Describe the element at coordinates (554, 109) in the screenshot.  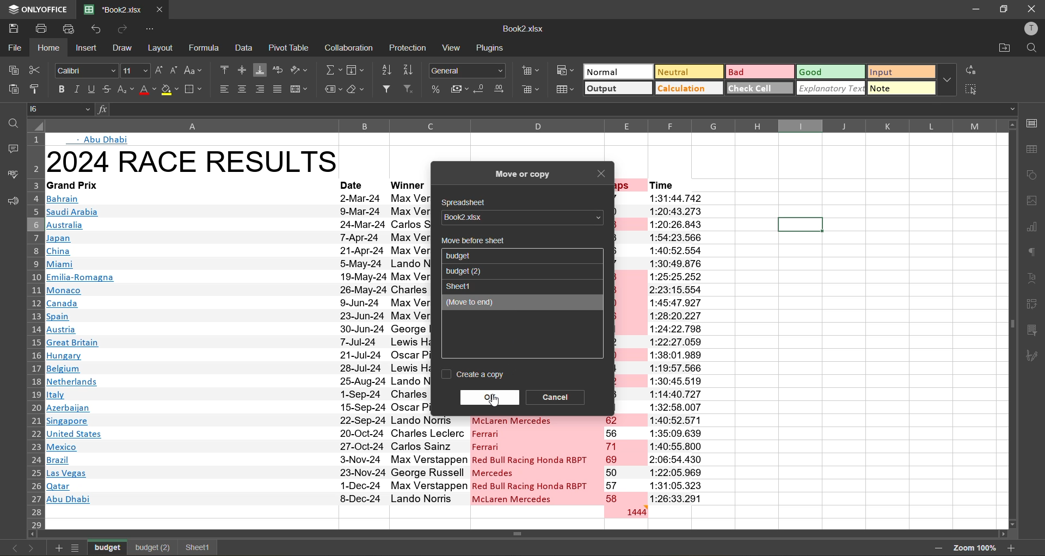
I see `formula bar` at that location.